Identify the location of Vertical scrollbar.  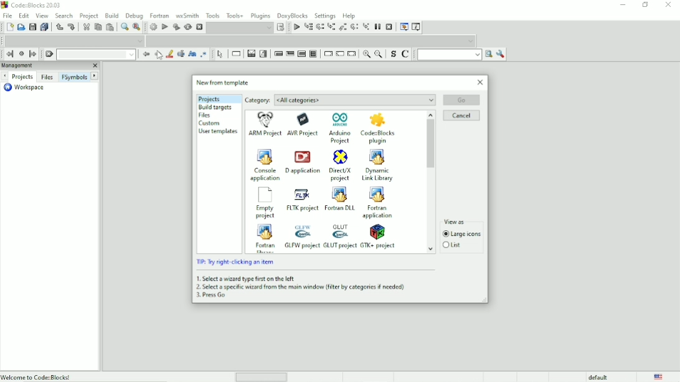
(430, 182).